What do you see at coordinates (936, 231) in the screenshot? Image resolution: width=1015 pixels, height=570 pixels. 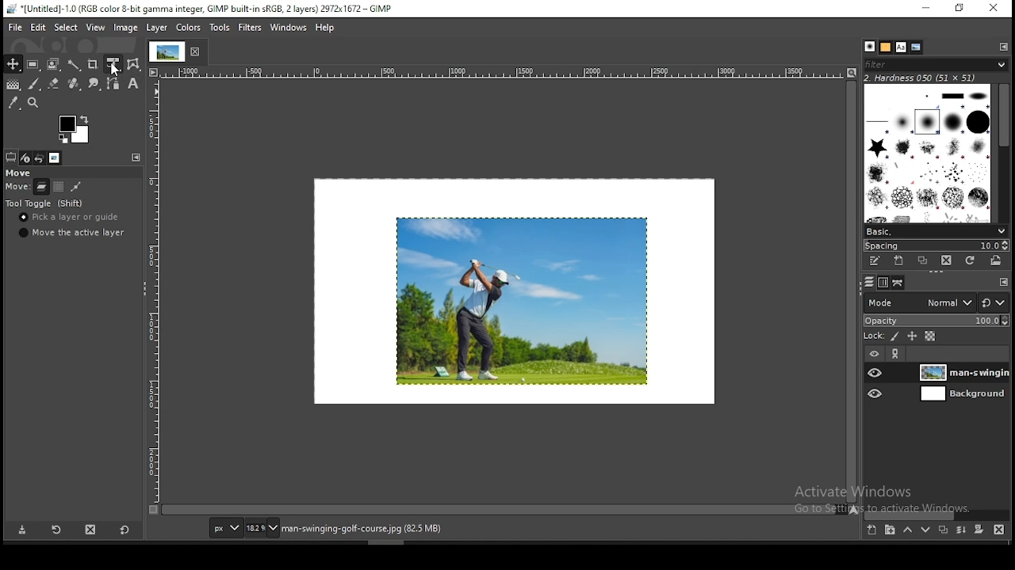 I see `brush presets` at bounding box center [936, 231].